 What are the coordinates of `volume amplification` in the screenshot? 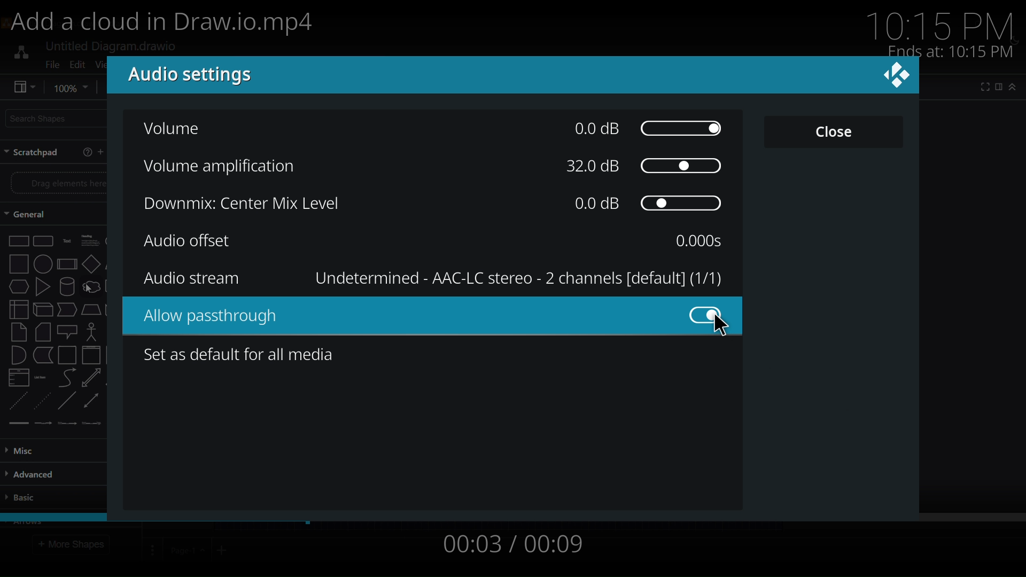 It's located at (224, 169).